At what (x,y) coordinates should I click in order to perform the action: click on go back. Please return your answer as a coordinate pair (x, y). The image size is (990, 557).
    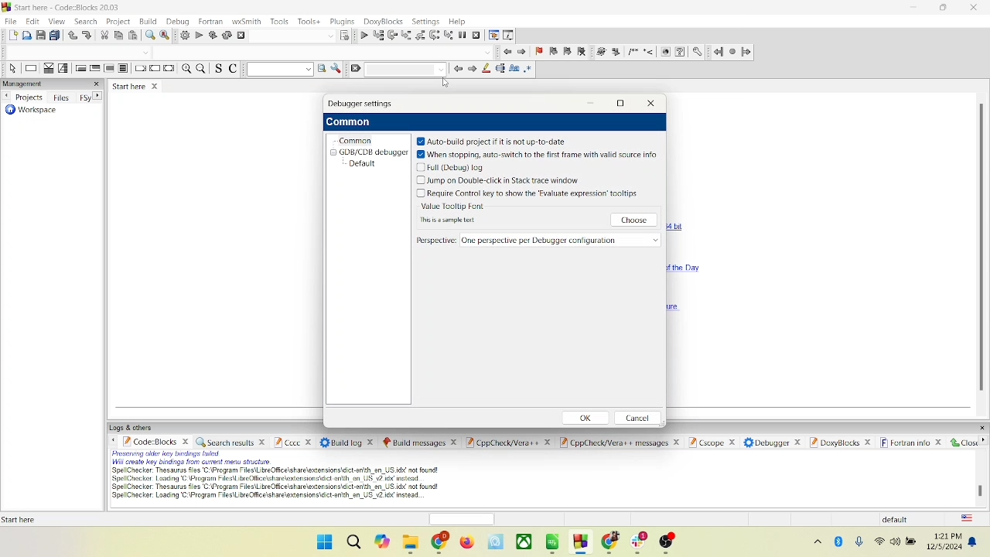
    Looking at the image, I should click on (458, 70).